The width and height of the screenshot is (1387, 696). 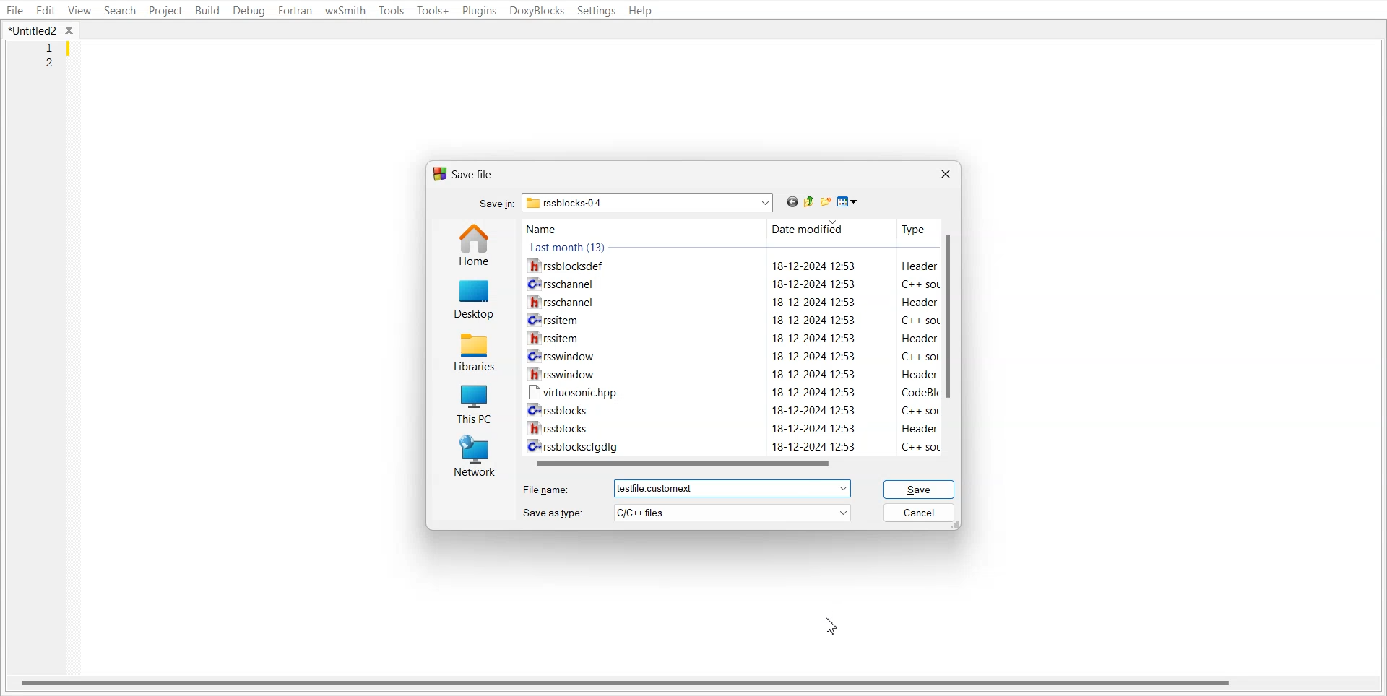 I want to click on Fortran, so click(x=295, y=10).